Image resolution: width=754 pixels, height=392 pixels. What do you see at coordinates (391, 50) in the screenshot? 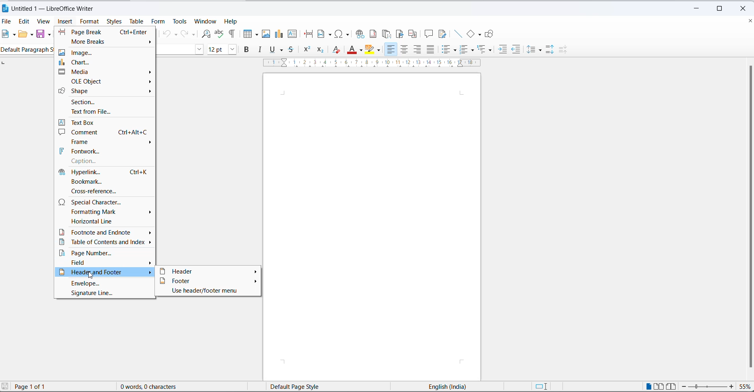
I see `text align left` at bounding box center [391, 50].